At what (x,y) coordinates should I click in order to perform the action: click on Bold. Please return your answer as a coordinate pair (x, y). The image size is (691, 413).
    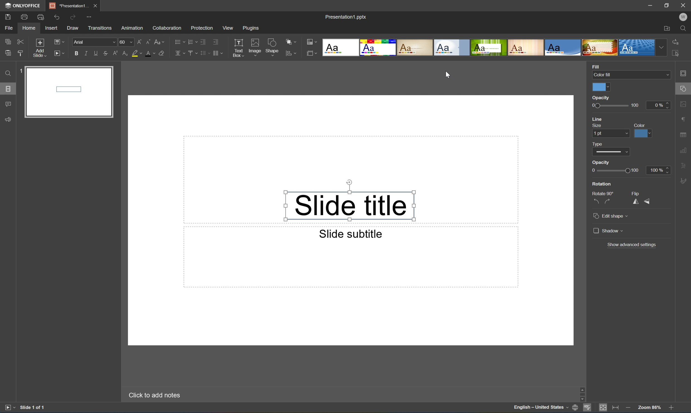
    Looking at the image, I should click on (76, 53).